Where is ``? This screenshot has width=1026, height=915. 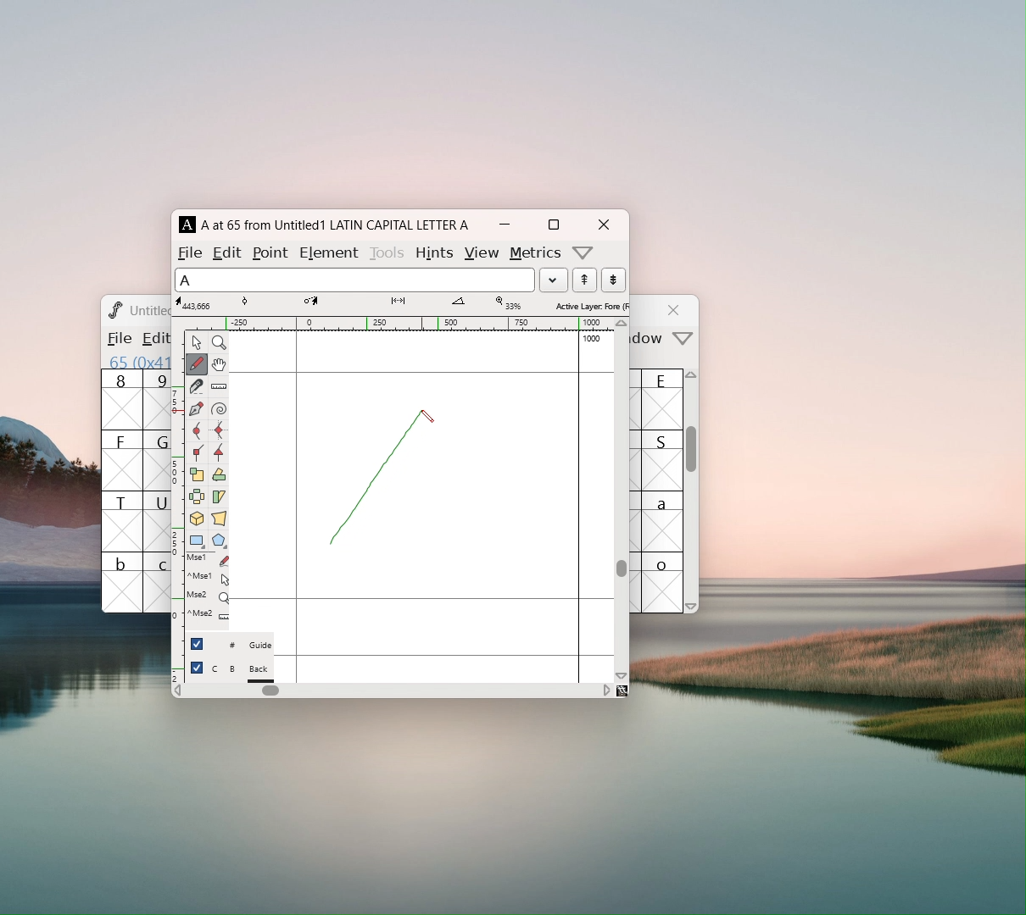  is located at coordinates (153, 340).